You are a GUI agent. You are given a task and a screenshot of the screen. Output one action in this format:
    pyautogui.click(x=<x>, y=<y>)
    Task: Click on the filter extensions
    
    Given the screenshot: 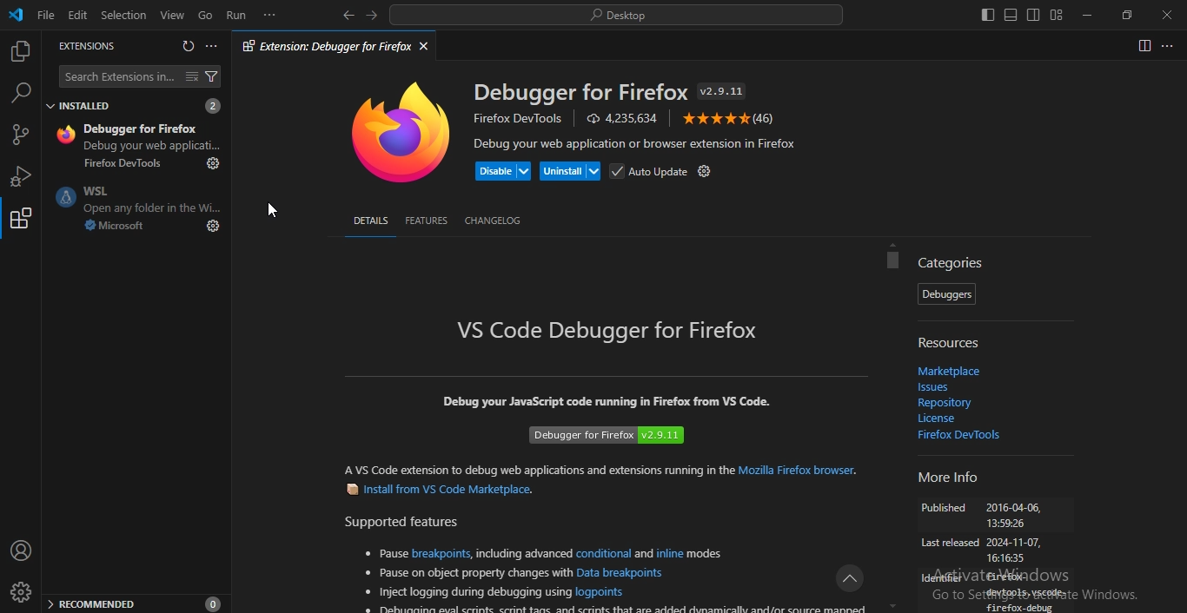 What is the action you would take?
    pyautogui.click(x=214, y=76)
    